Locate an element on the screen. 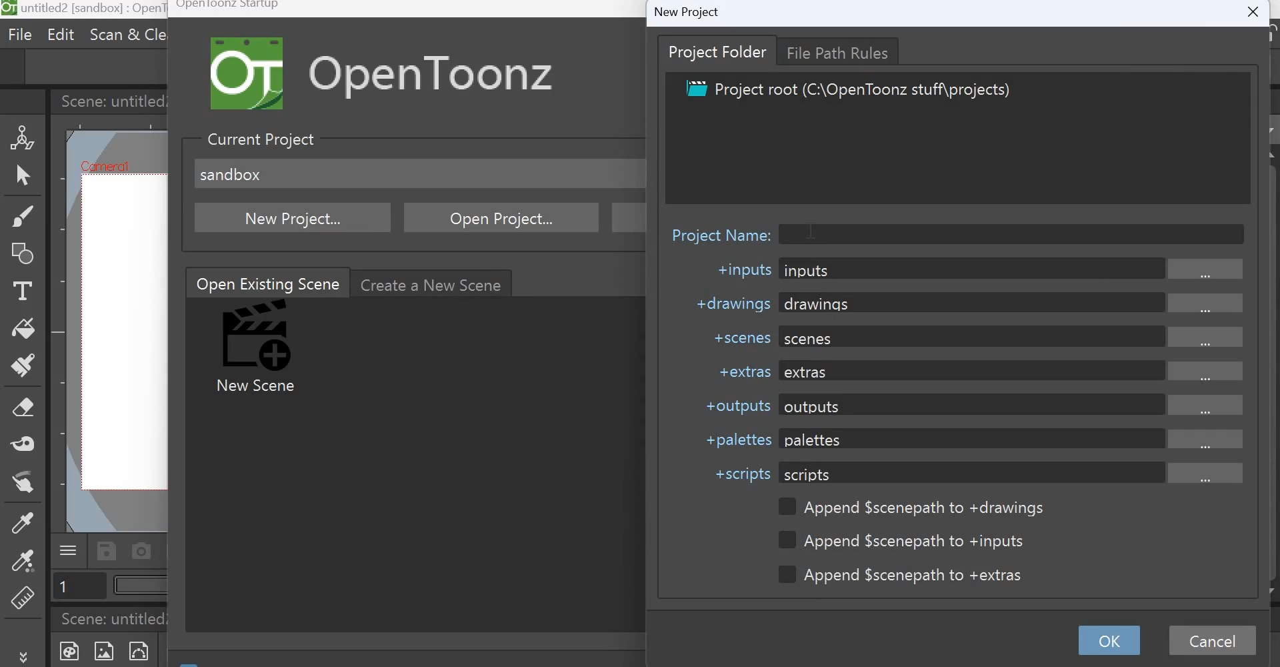  Tape tool is located at coordinates (26, 443).